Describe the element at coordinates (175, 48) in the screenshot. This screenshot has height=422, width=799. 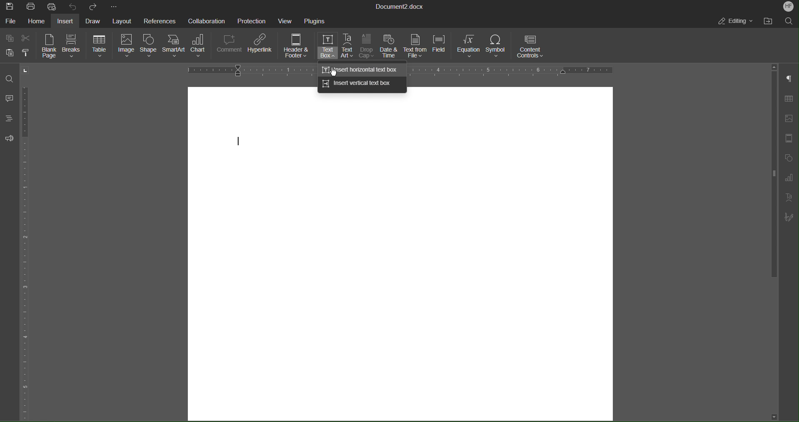
I see `SmartArt` at that location.